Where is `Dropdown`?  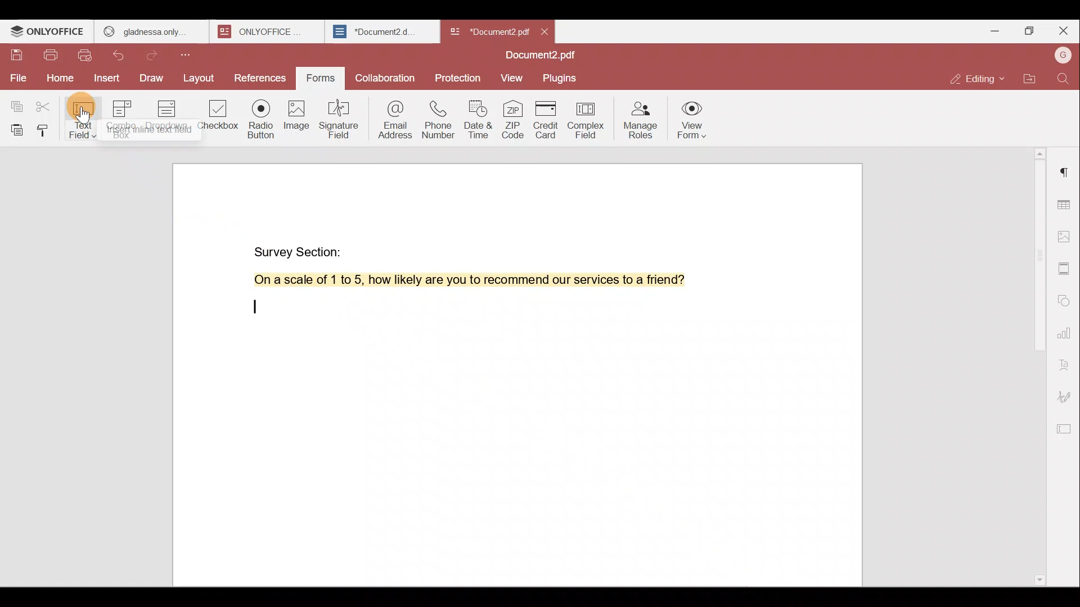
Dropdown is located at coordinates (168, 115).